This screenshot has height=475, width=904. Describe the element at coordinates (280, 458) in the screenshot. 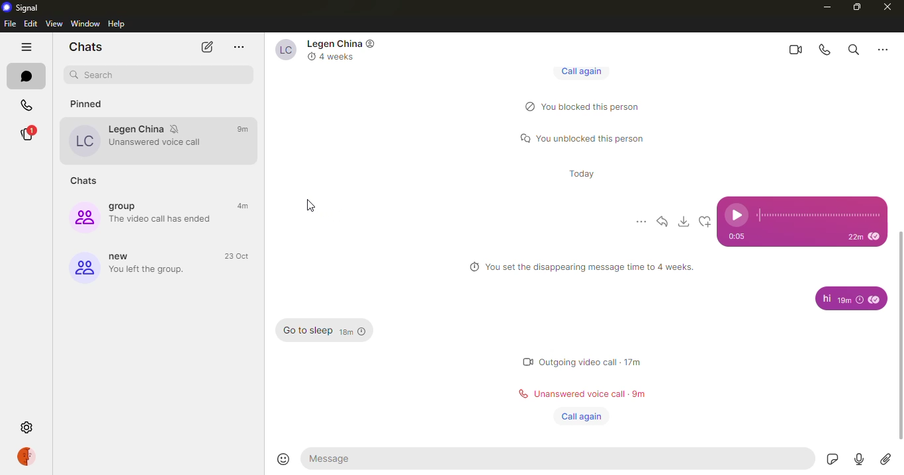

I see `emoji` at that location.